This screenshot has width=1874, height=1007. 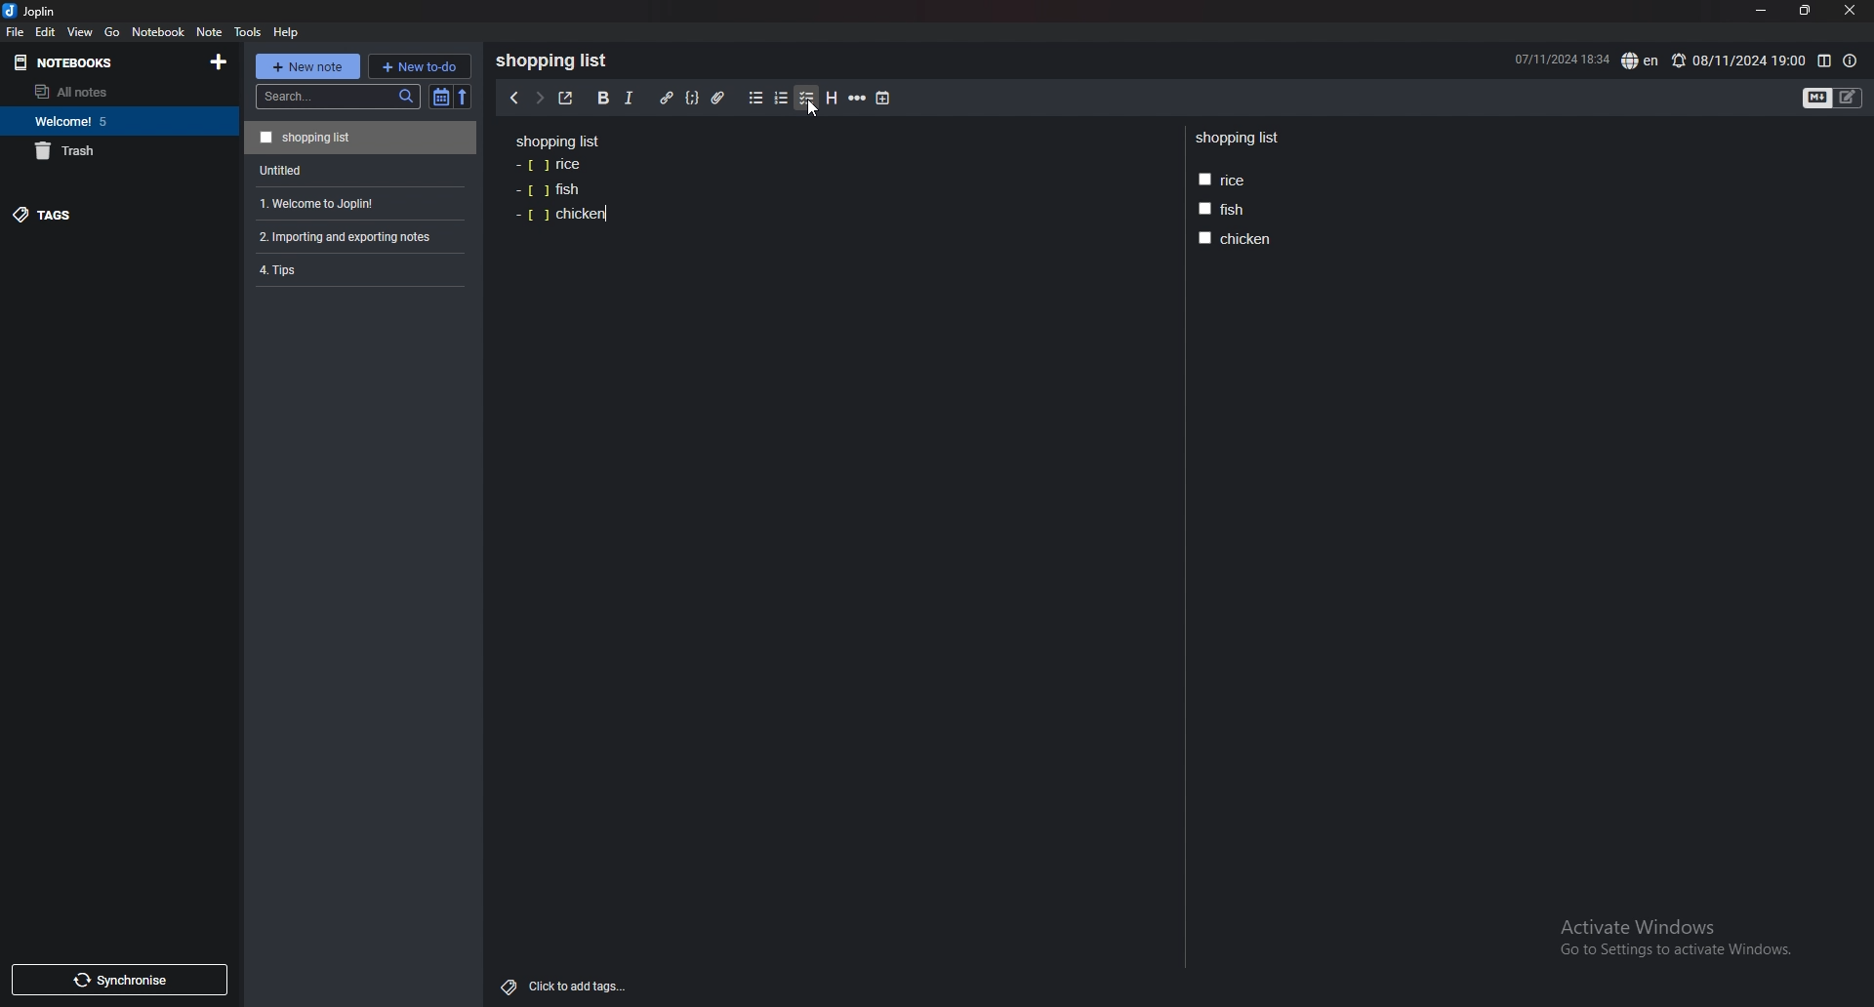 What do you see at coordinates (668, 99) in the screenshot?
I see `hyperlink` at bounding box center [668, 99].